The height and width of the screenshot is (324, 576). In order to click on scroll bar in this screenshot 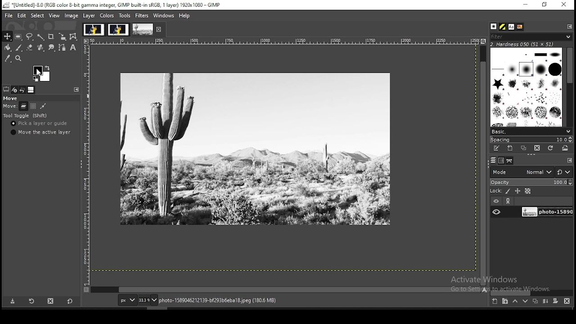, I will do `click(286, 290)`.